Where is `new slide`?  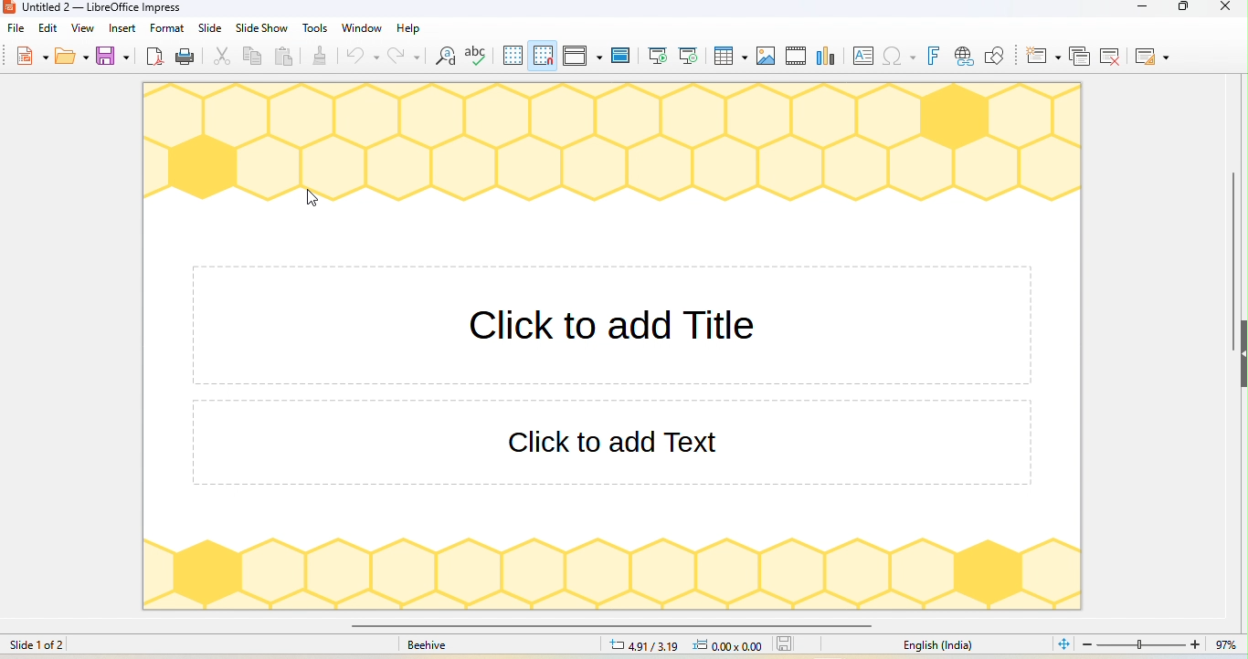 new slide is located at coordinates (1045, 56).